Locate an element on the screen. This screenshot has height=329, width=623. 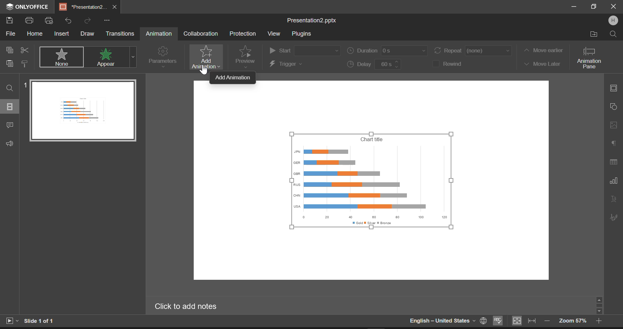
Click to add notes is located at coordinates (190, 306).